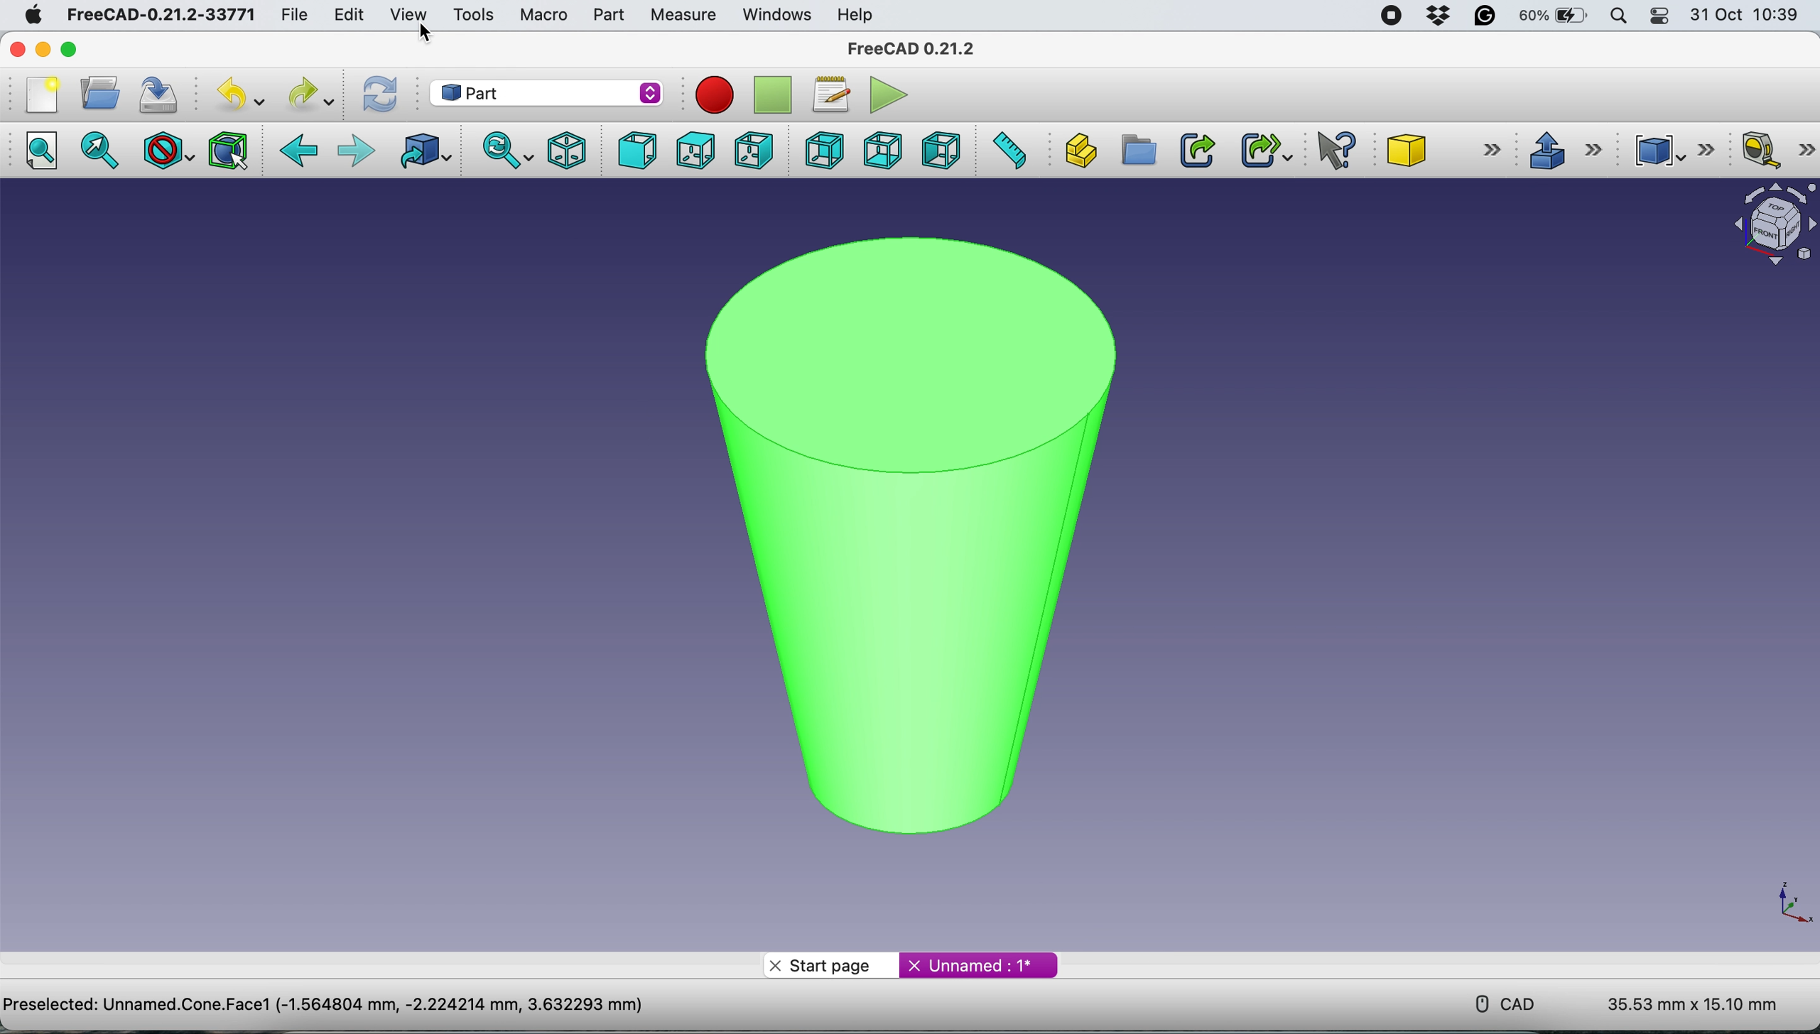 Image resolution: width=1820 pixels, height=1034 pixels. Describe the element at coordinates (979, 962) in the screenshot. I see `unnamed : 1*` at that location.